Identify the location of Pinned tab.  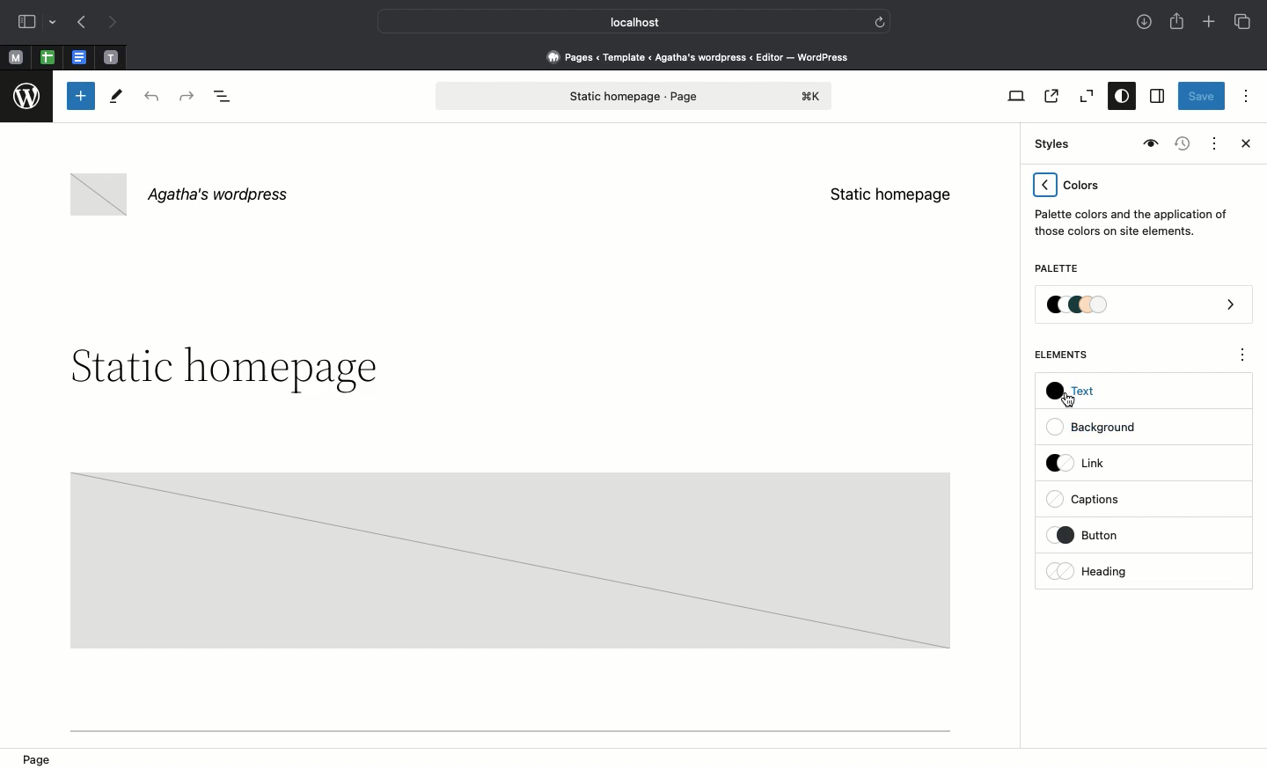
(112, 58).